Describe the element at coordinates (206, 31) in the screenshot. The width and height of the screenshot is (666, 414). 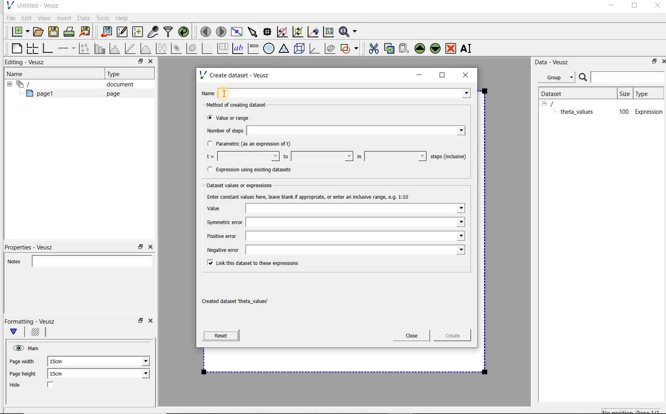
I see `move to the previous page` at that location.